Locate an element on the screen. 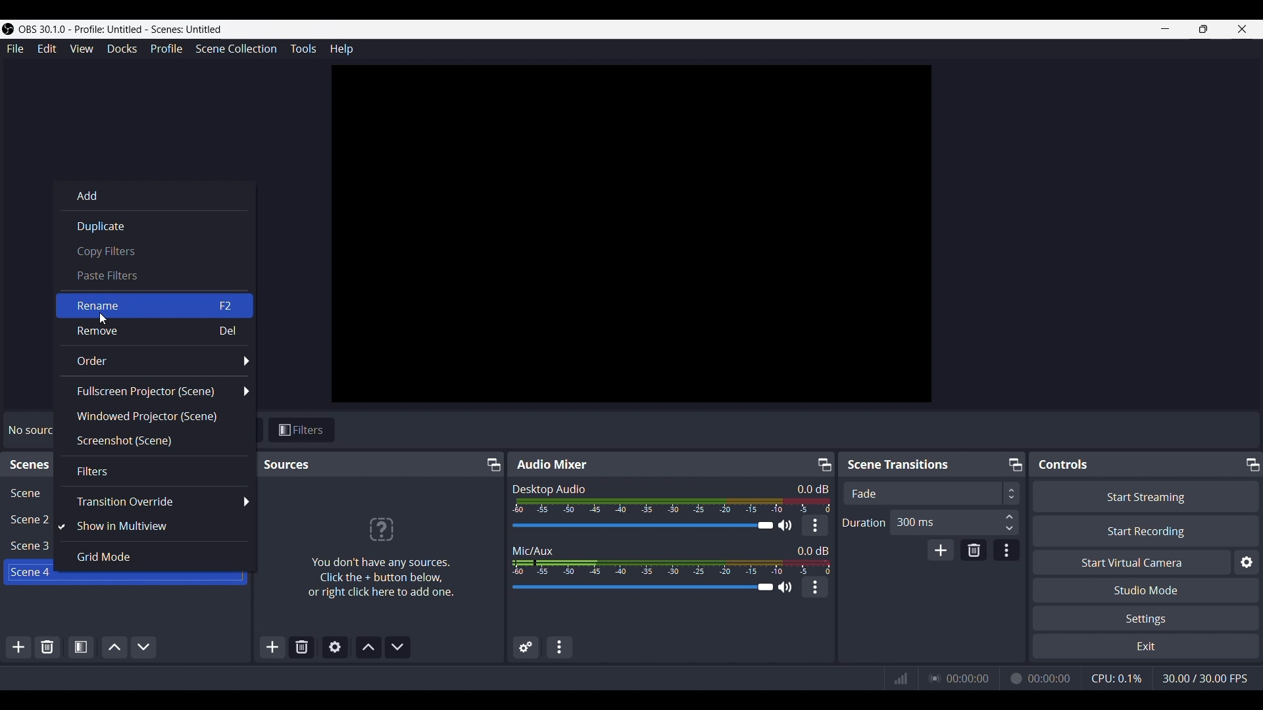 The width and height of the screenshot is (1263, 710). canvas is located at coordinates (633, 233).